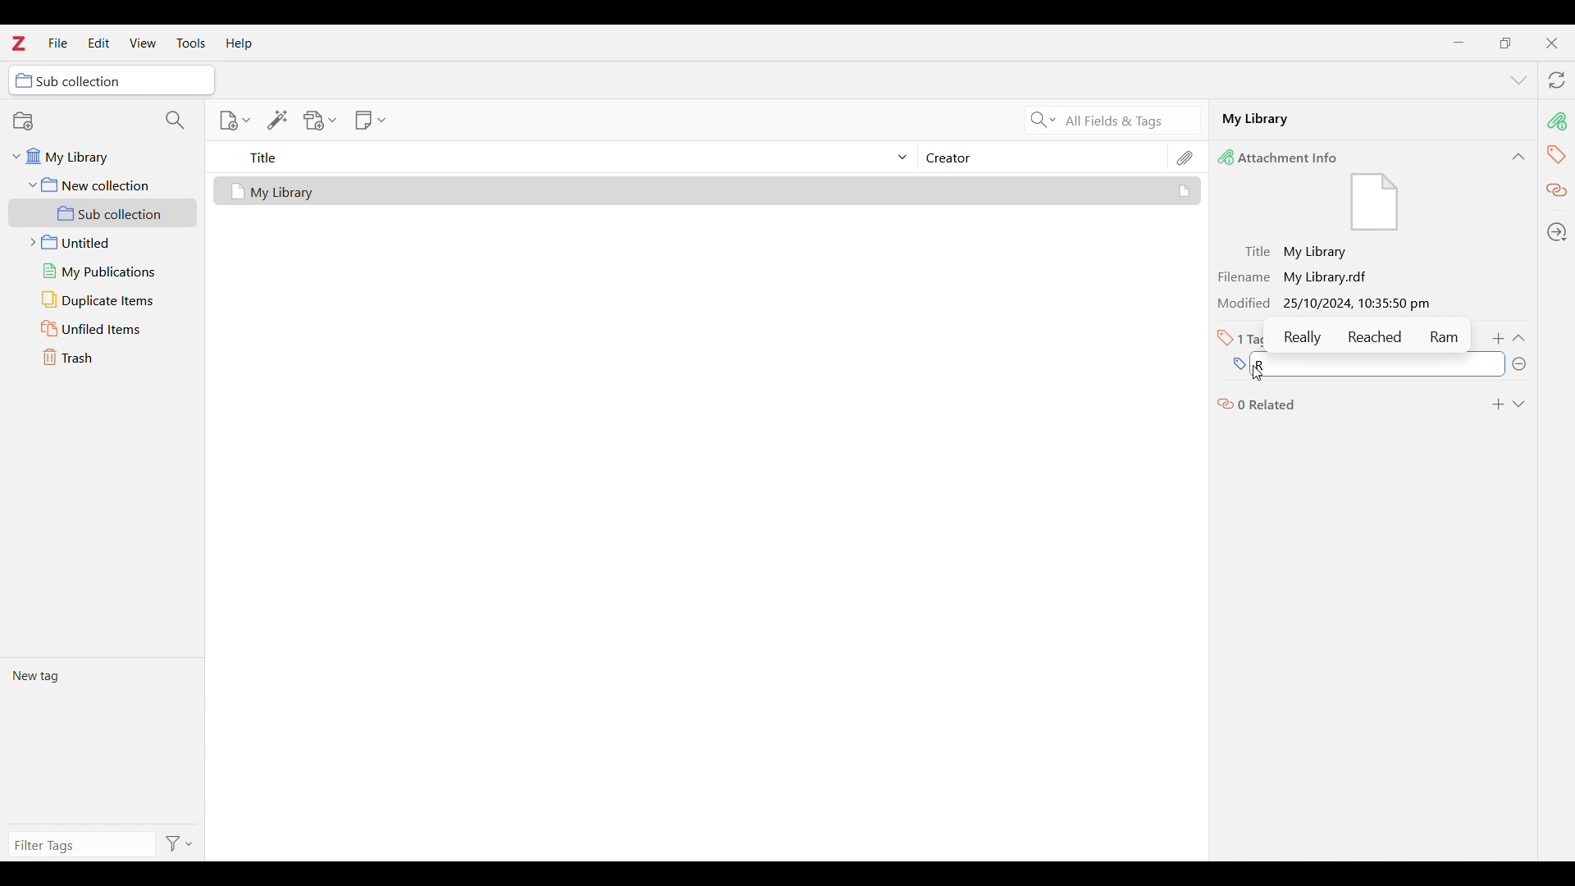  I want to click on New item options, so click(235, 121).